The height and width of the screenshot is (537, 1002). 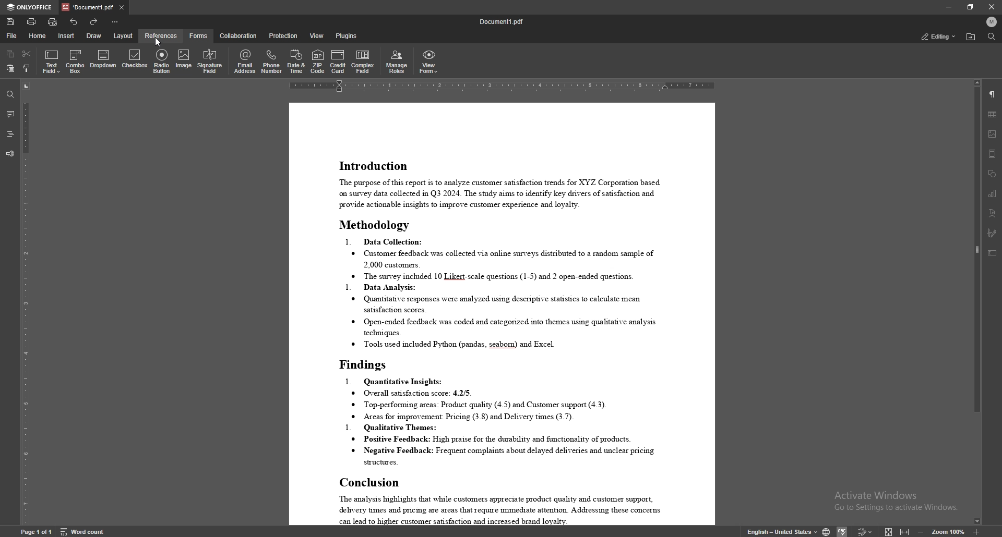 I want to click on customize toolbar, so click(x=115, y=22).